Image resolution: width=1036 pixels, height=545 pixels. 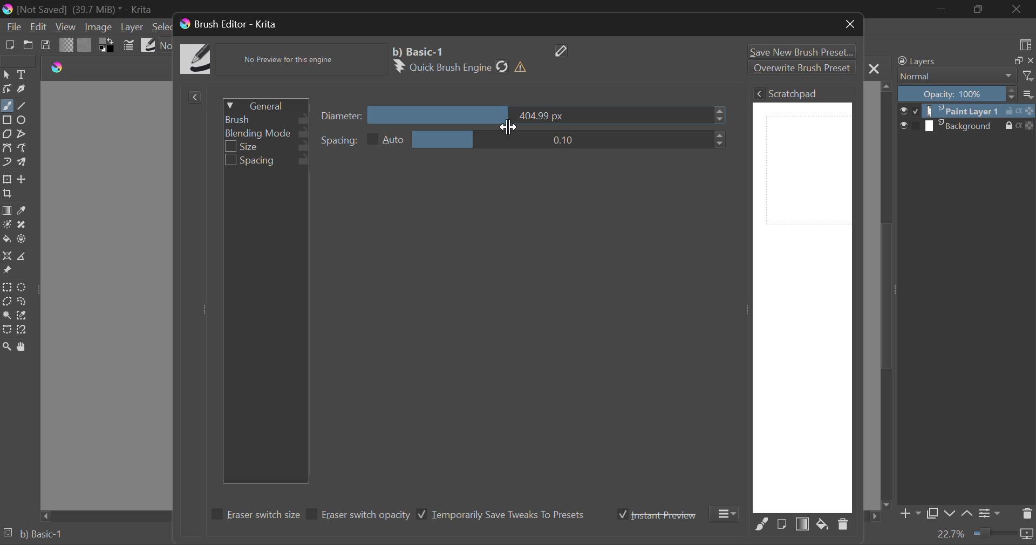 What do you see at coordinates (265, 104) in the screenshot?
I see `General` at bounding box center [265, 104].